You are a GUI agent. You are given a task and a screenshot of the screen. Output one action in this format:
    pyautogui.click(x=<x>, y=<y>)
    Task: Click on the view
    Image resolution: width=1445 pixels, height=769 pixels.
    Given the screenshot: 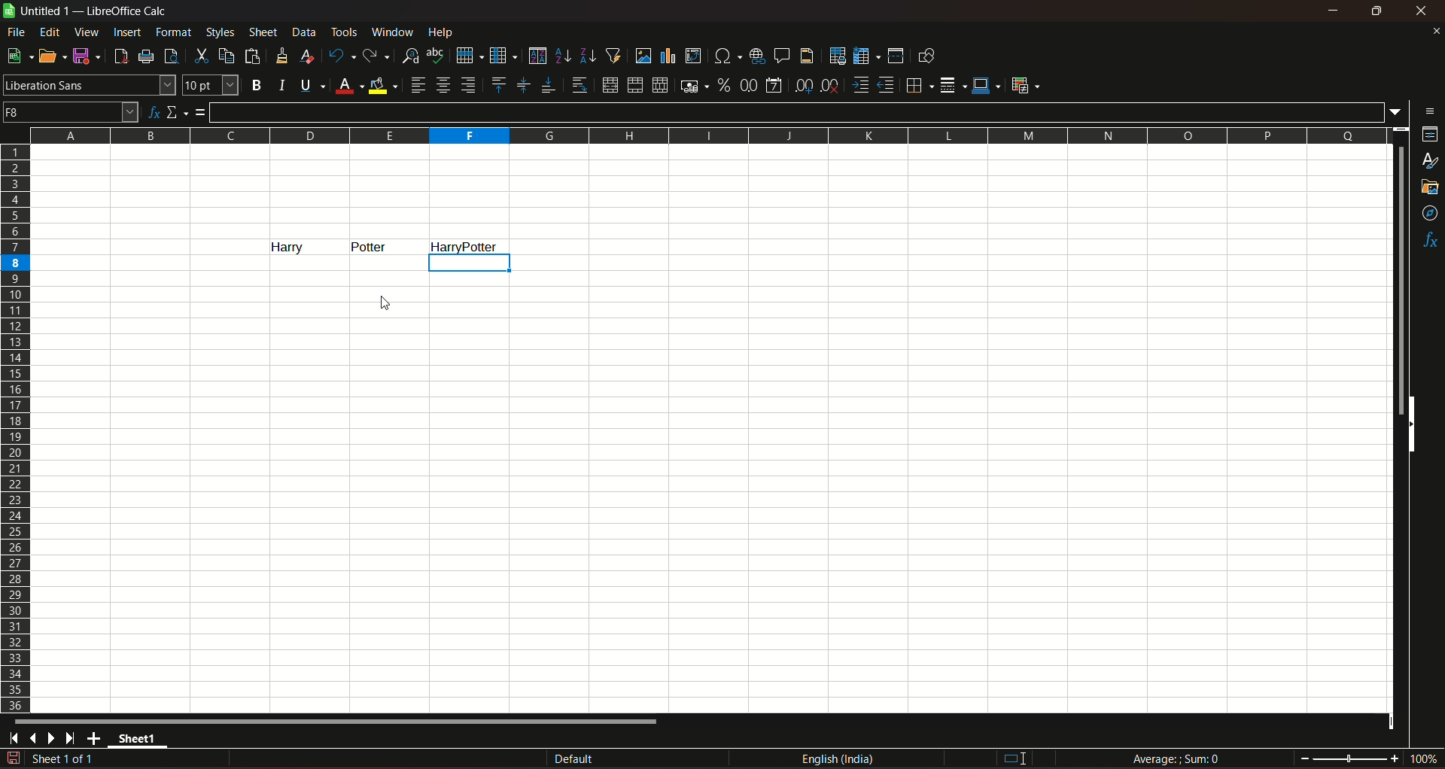 What is the action you would take?
    pyautogui.click(x=87, y=32)
    